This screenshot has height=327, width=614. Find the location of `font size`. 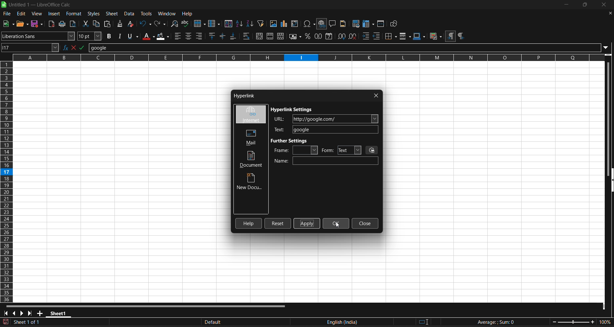

font size is located at coordinates (90, 36).